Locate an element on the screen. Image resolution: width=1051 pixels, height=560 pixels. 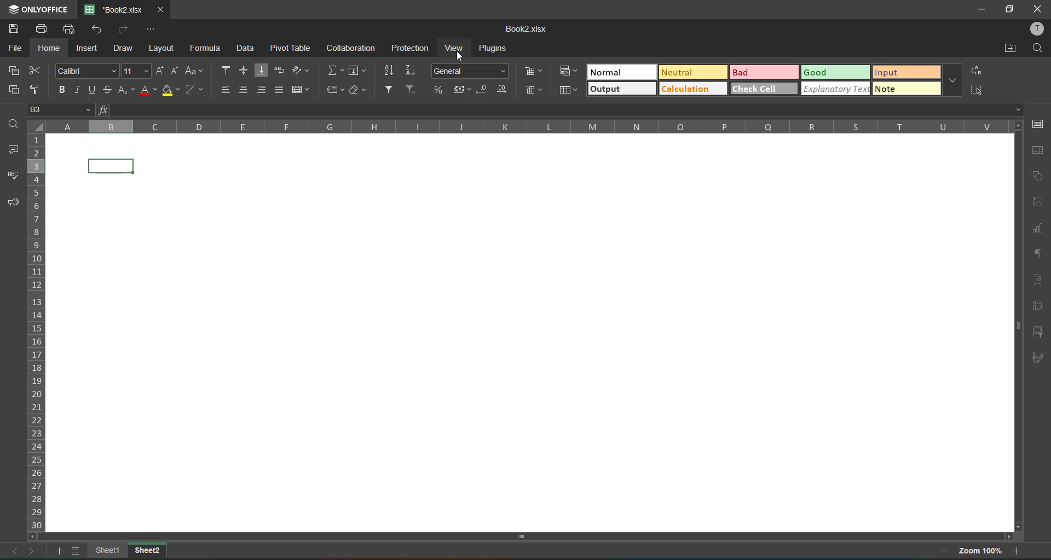
previous is located at coordinates (11, 551).